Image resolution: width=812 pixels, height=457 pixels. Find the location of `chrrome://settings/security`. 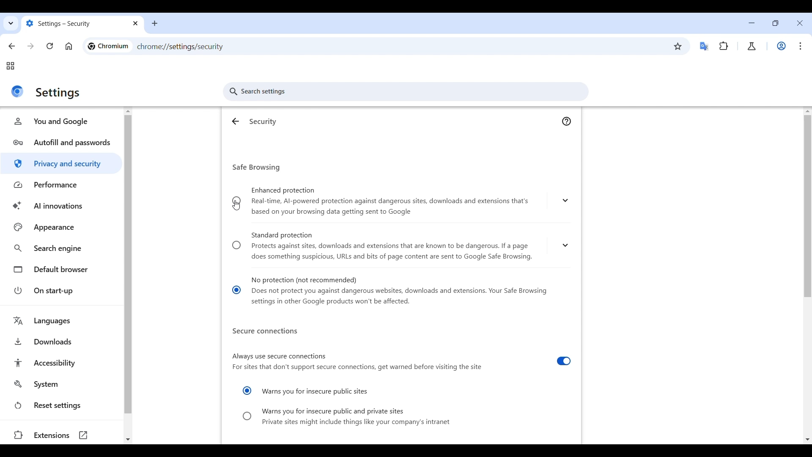

chrrome://settings/security is located at coordinates (181, 47).